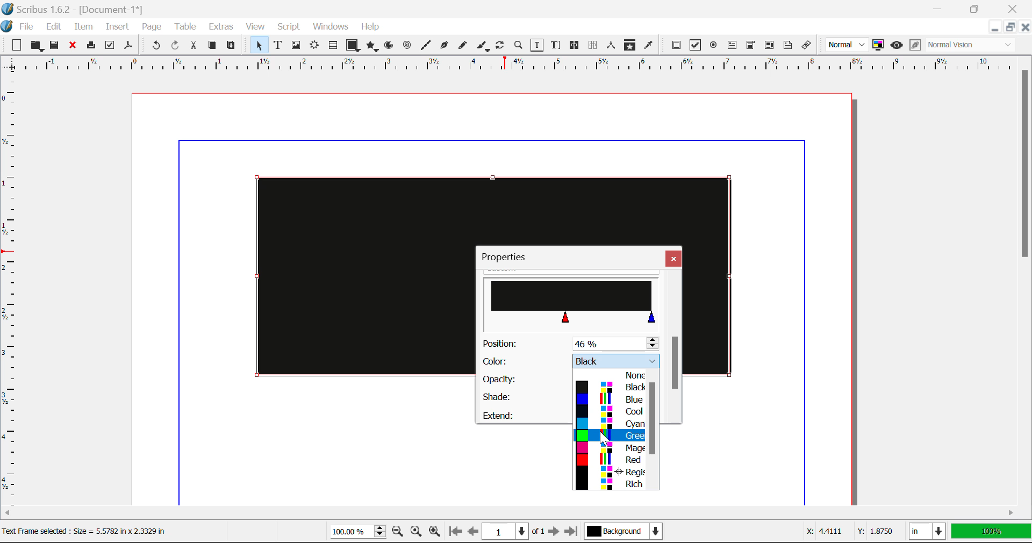  What do you see at coordinates (770, 45) in the screenshot?
I see `PDF List Box` at bounding box center [770, 45].